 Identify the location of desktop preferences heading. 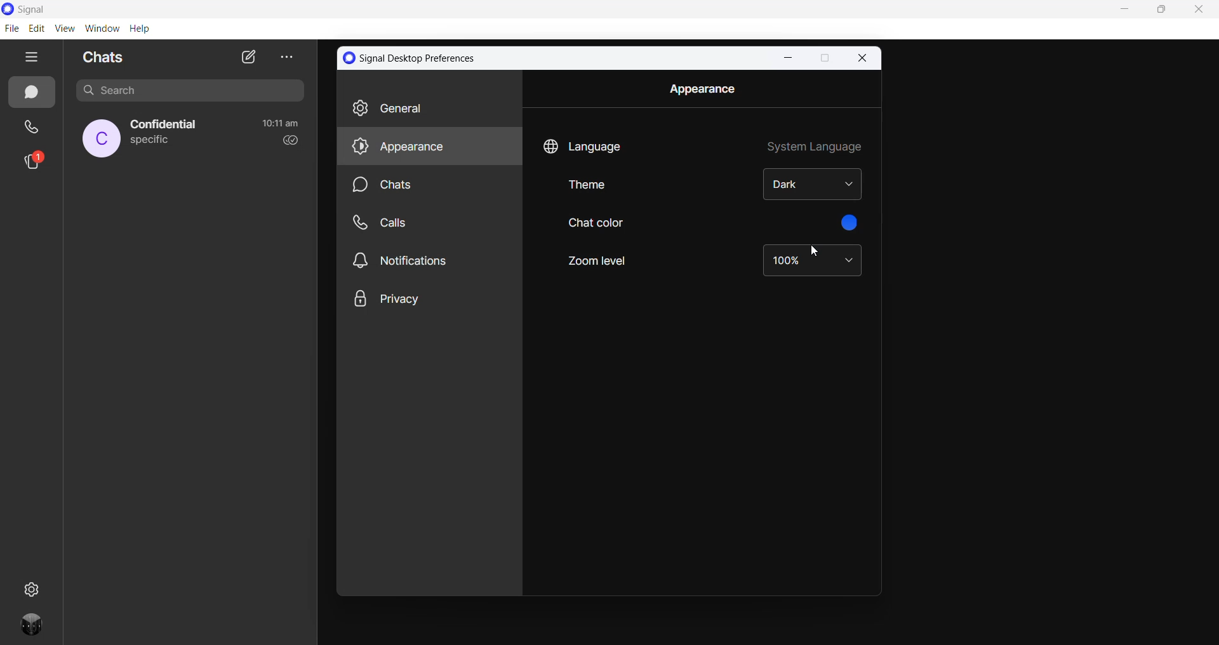
(413, 58).